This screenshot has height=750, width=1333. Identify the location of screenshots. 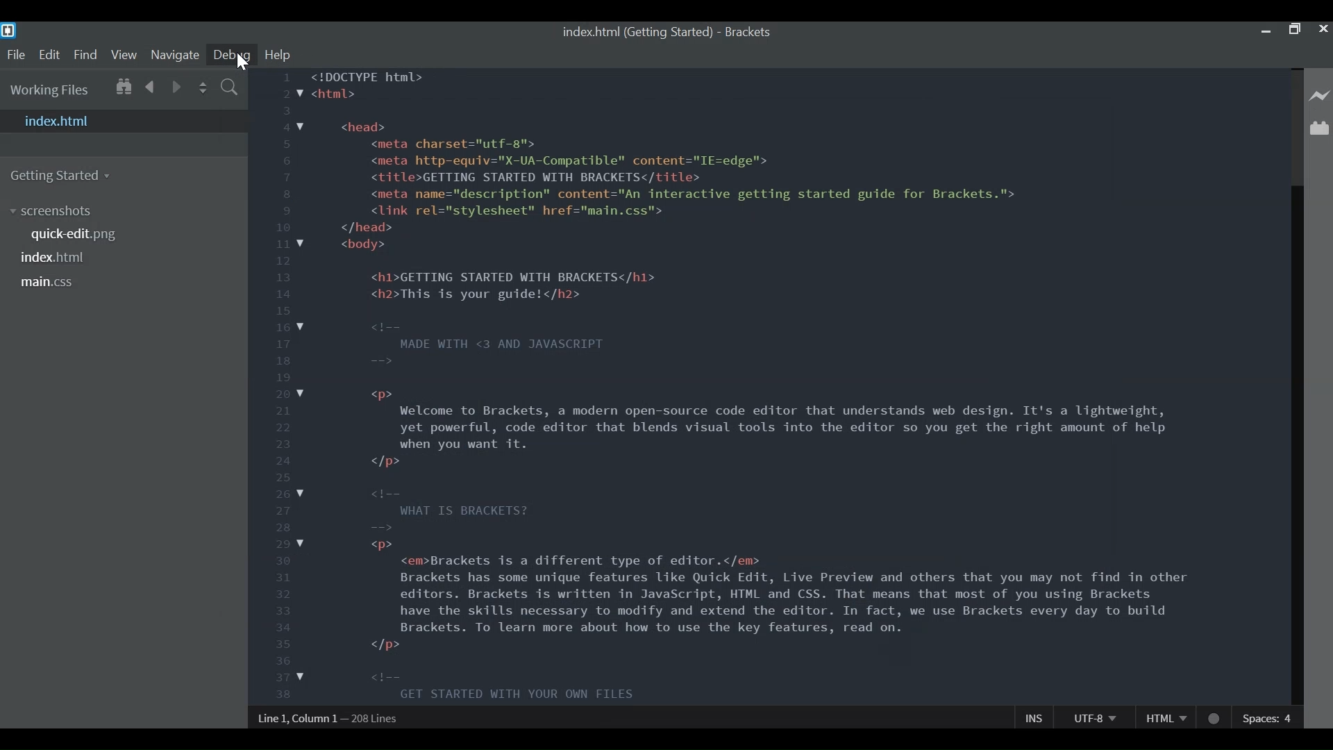
(59, 212).